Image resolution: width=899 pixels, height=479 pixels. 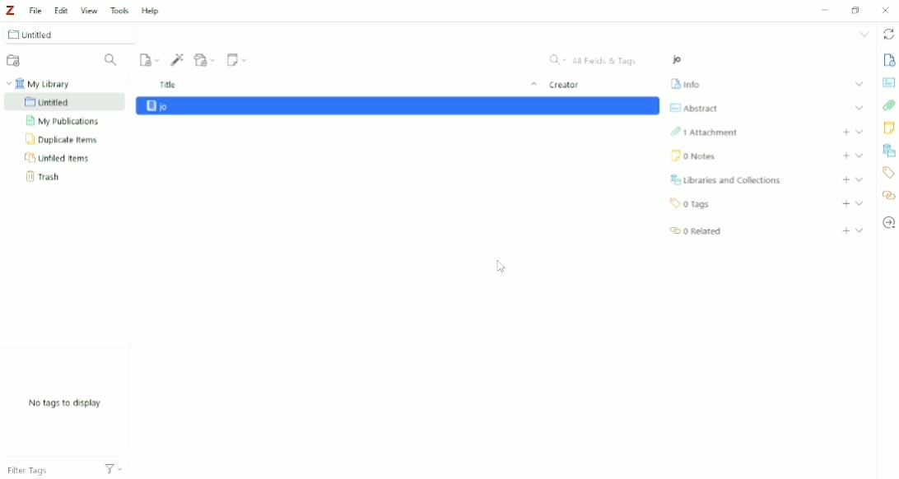 I want to click on jo, so click(x=175, y=105).